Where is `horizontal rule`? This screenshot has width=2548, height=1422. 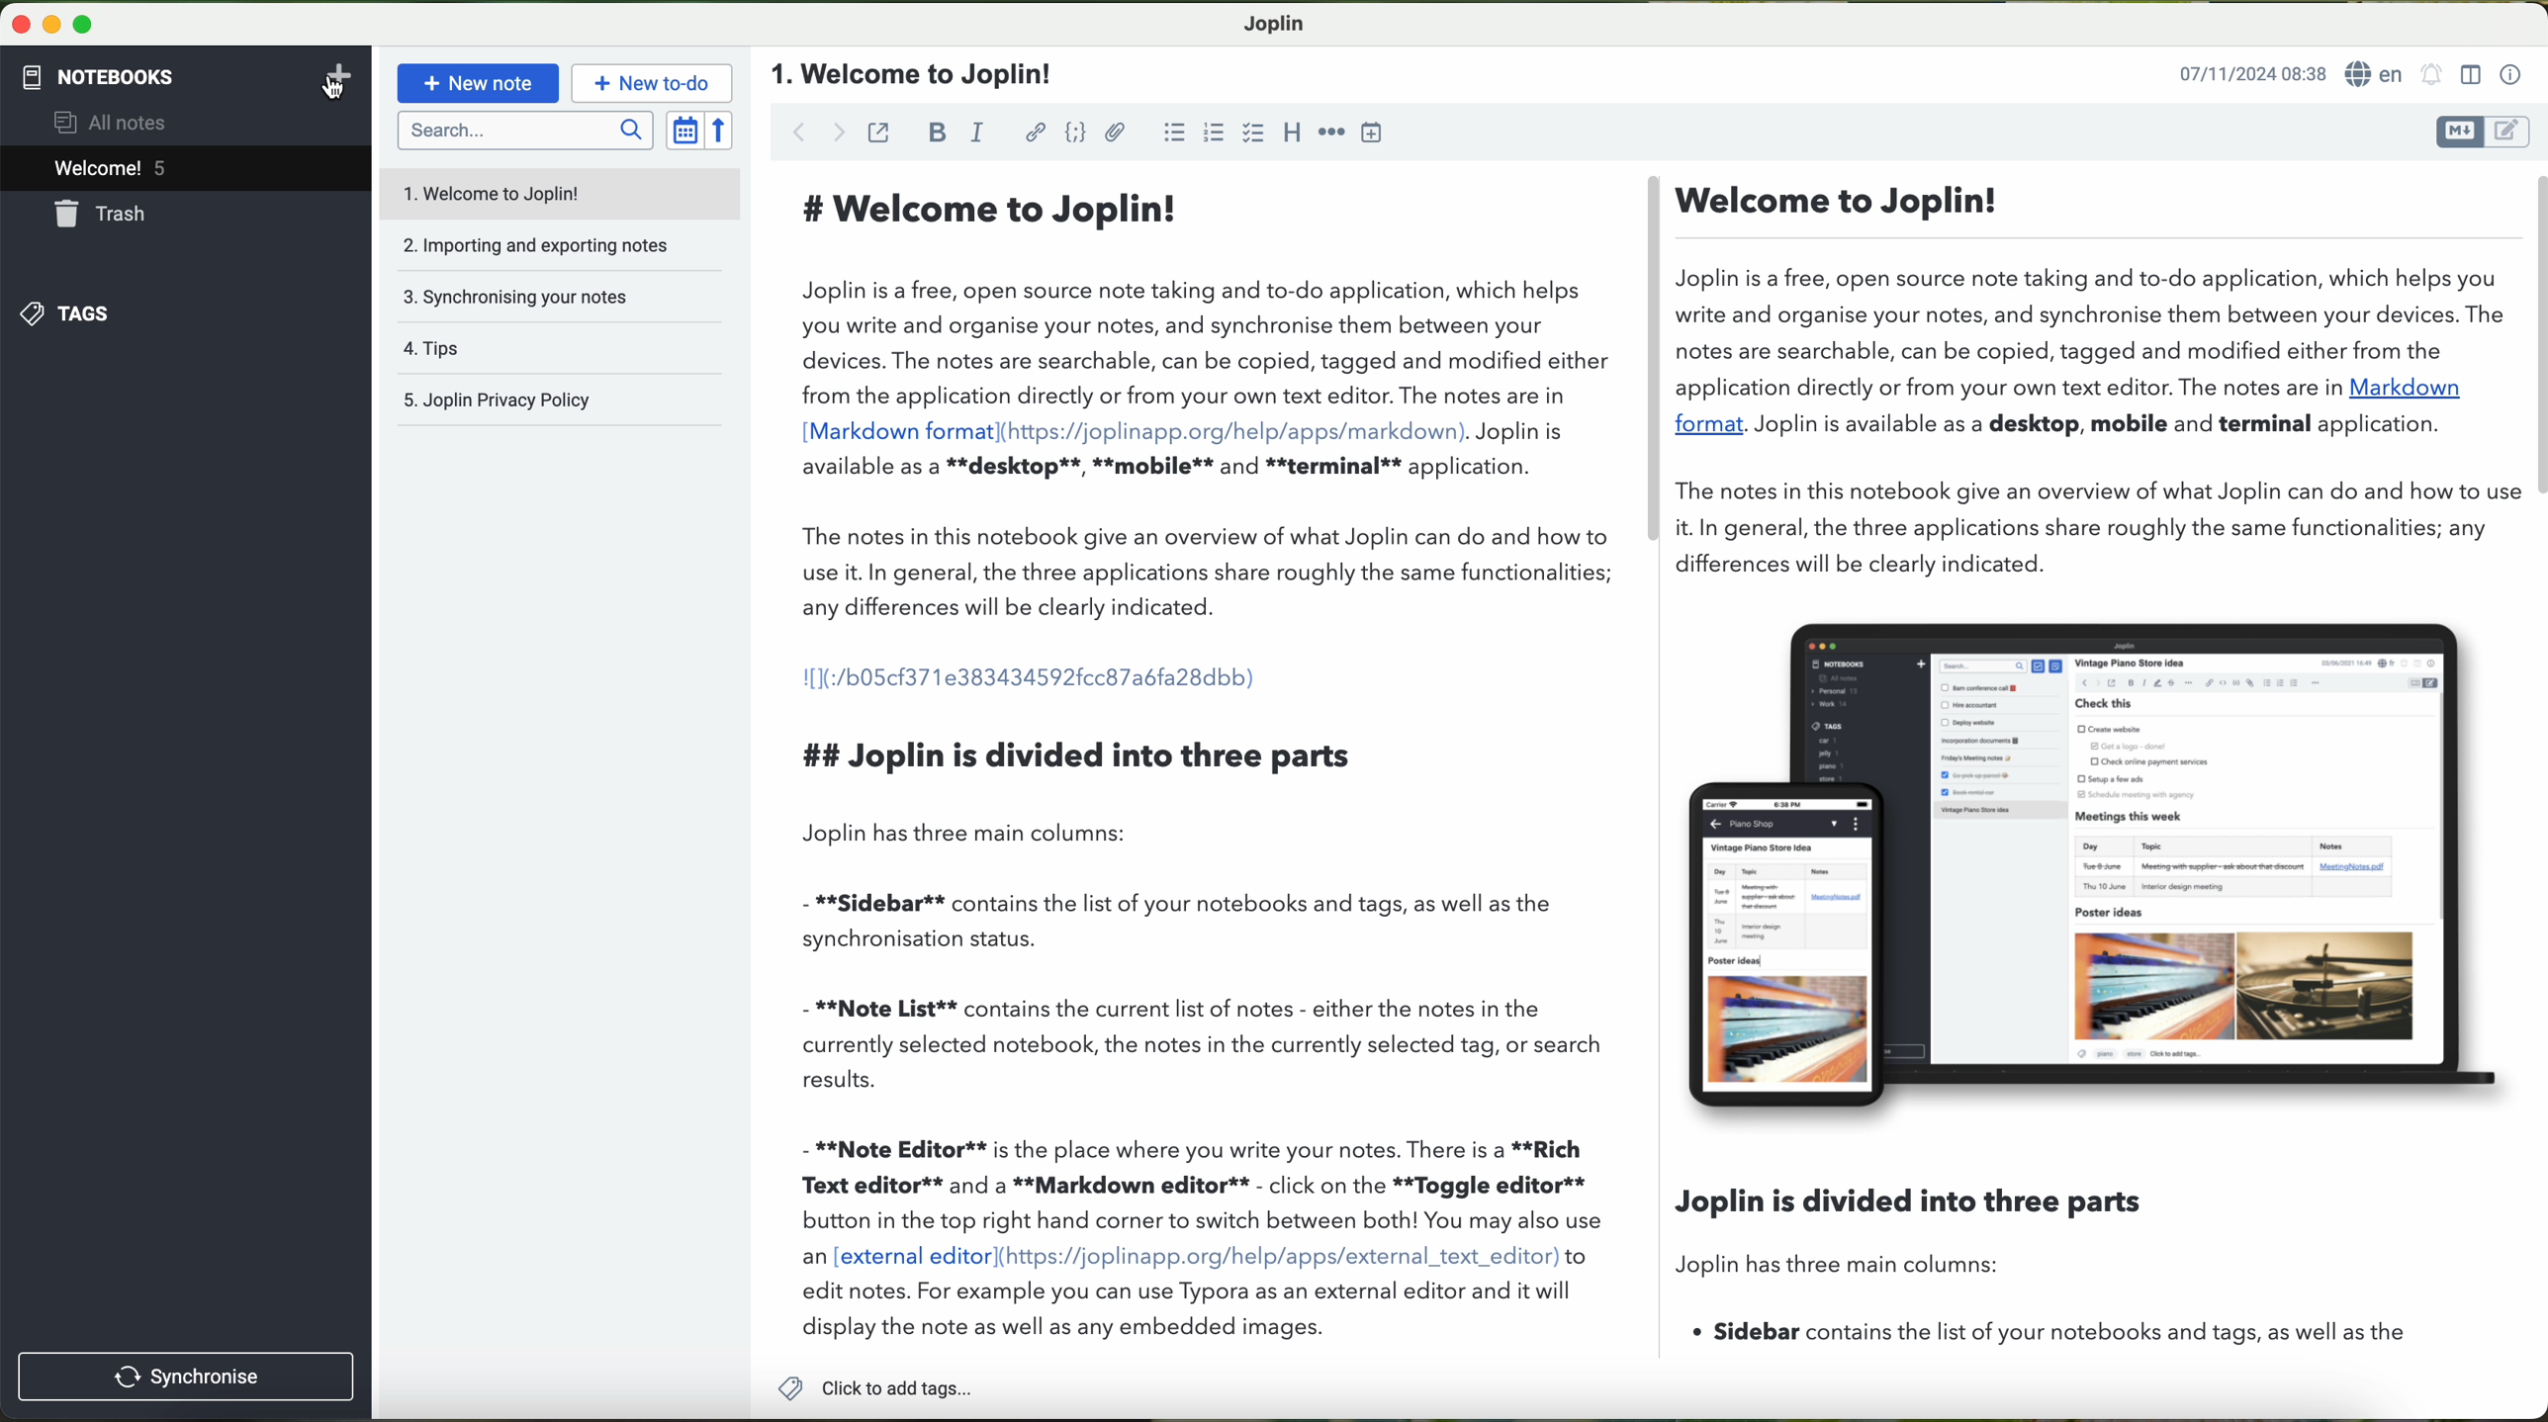 horizontal rule is located at coordinates (1331, 133).